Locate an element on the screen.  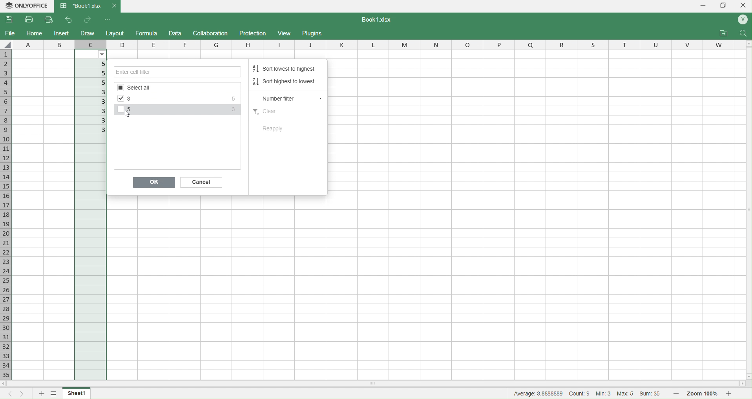
3 is located at coordinates (95, 130).